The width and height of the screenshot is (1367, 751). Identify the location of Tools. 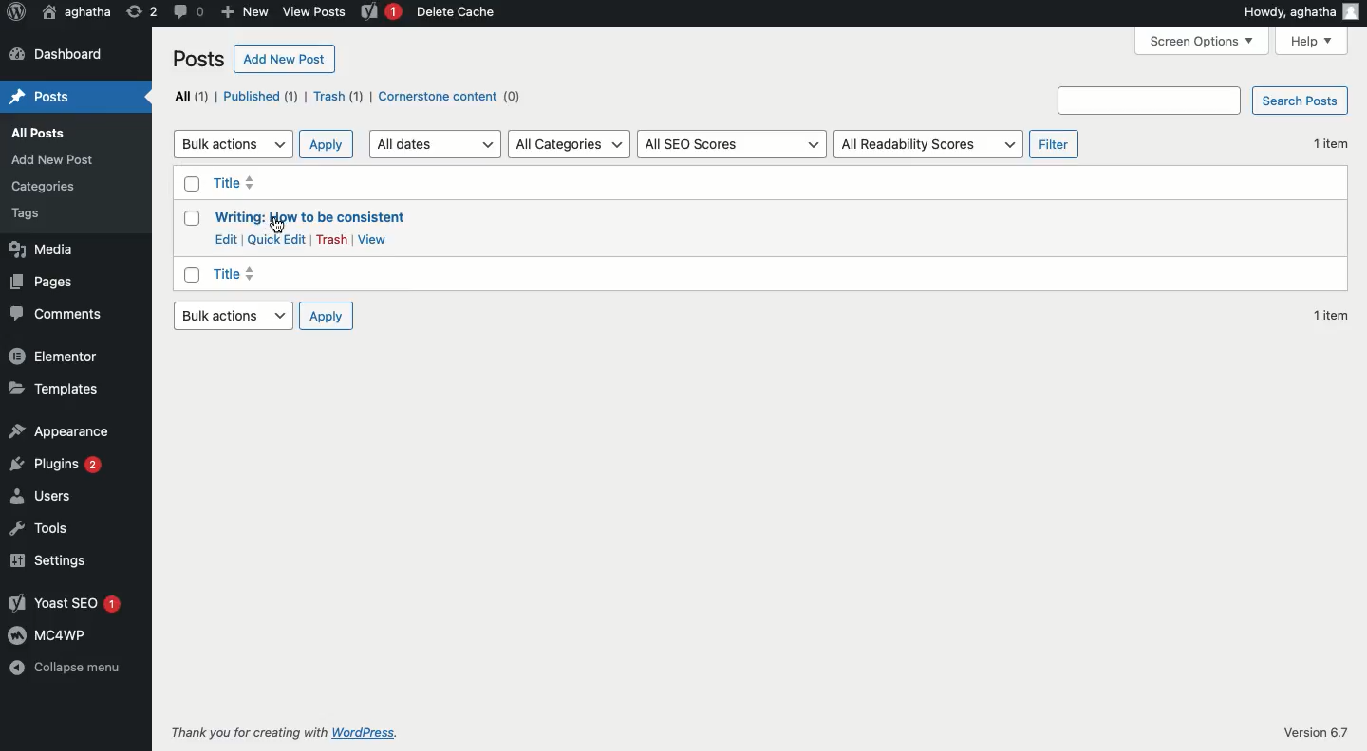
(50, 528).